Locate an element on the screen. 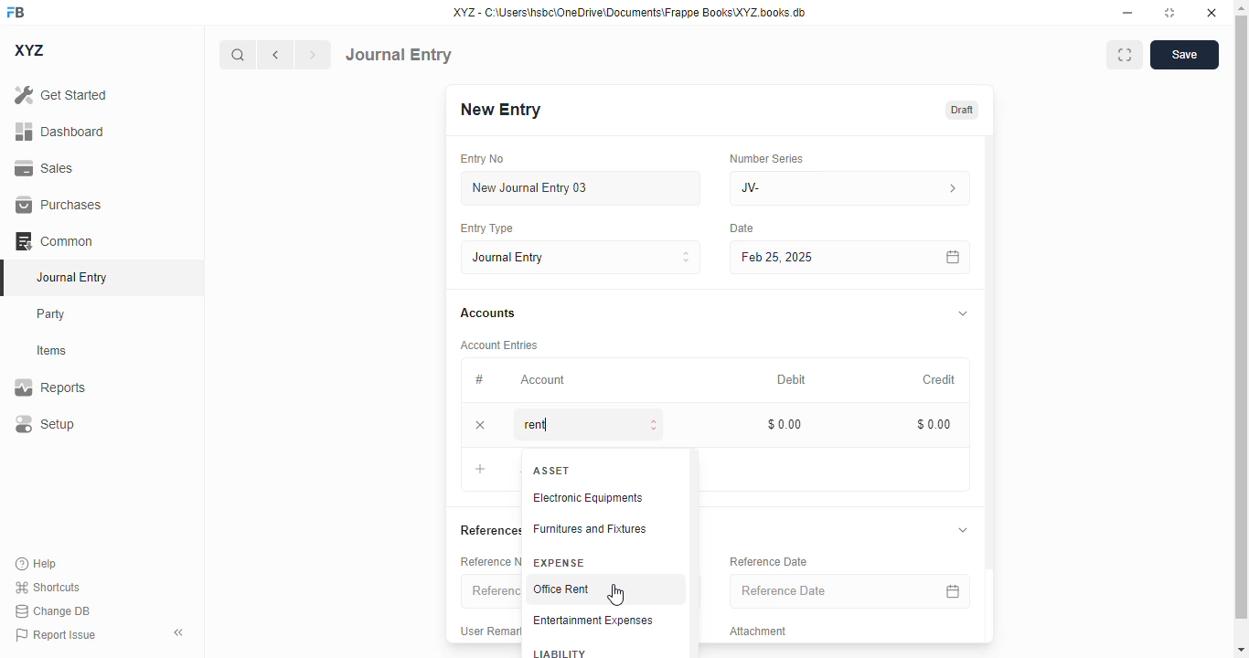  cursor is located at coordinates (616, 595).